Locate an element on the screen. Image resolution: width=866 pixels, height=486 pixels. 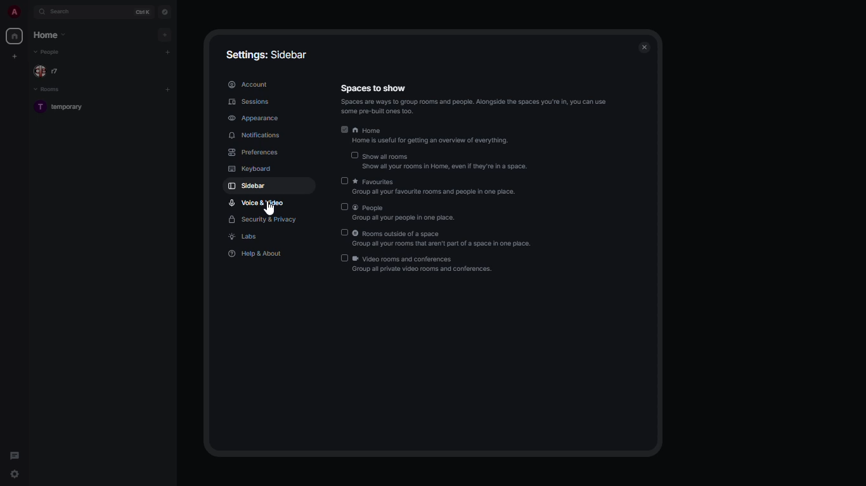
settings: sidebar is located at coordinates (266, 53).